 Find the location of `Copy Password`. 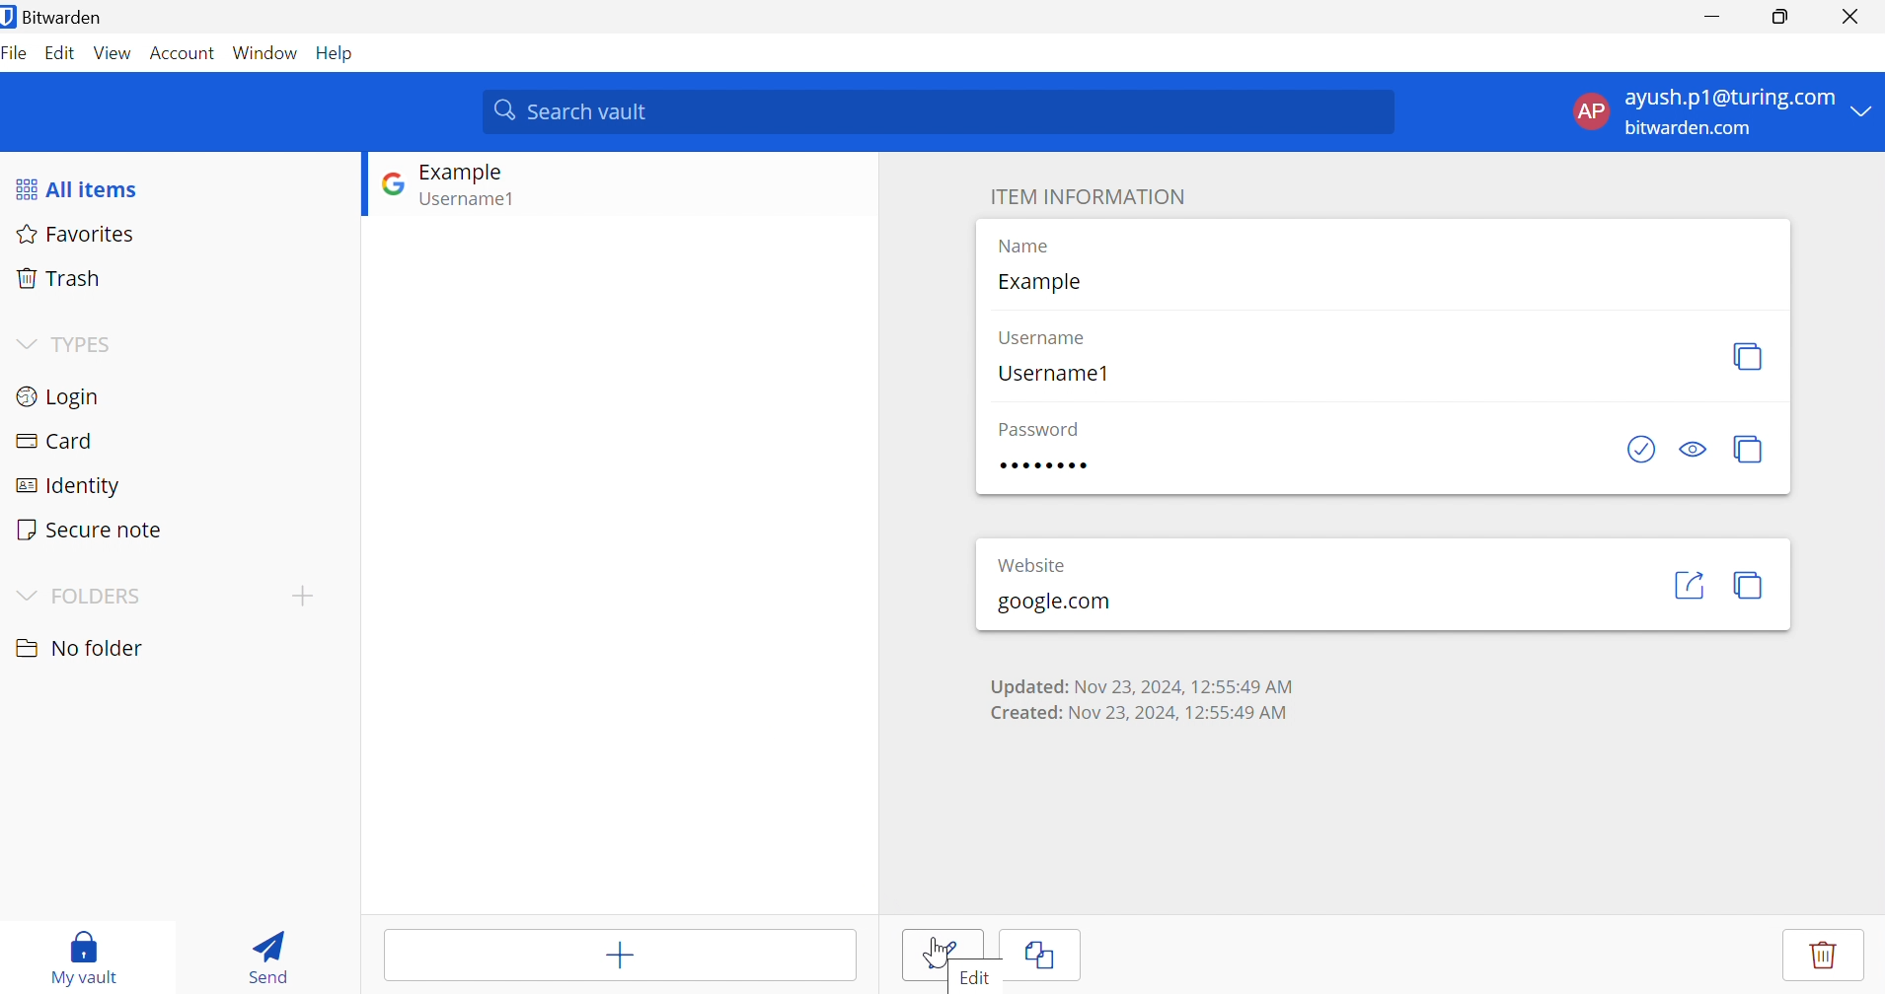

Copy Password is located at coordinates (1749, 449).